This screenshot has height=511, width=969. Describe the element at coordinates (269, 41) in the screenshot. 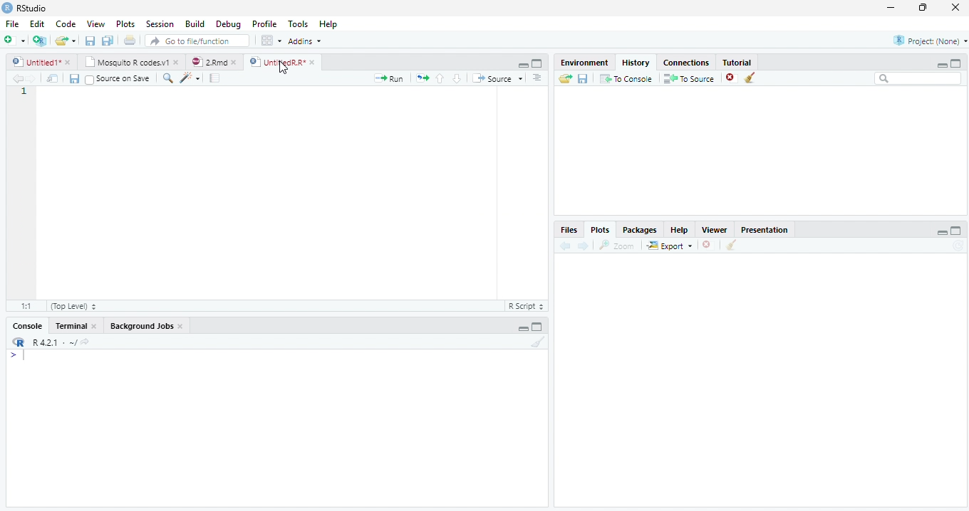

I see `Workspace panes` at that location.